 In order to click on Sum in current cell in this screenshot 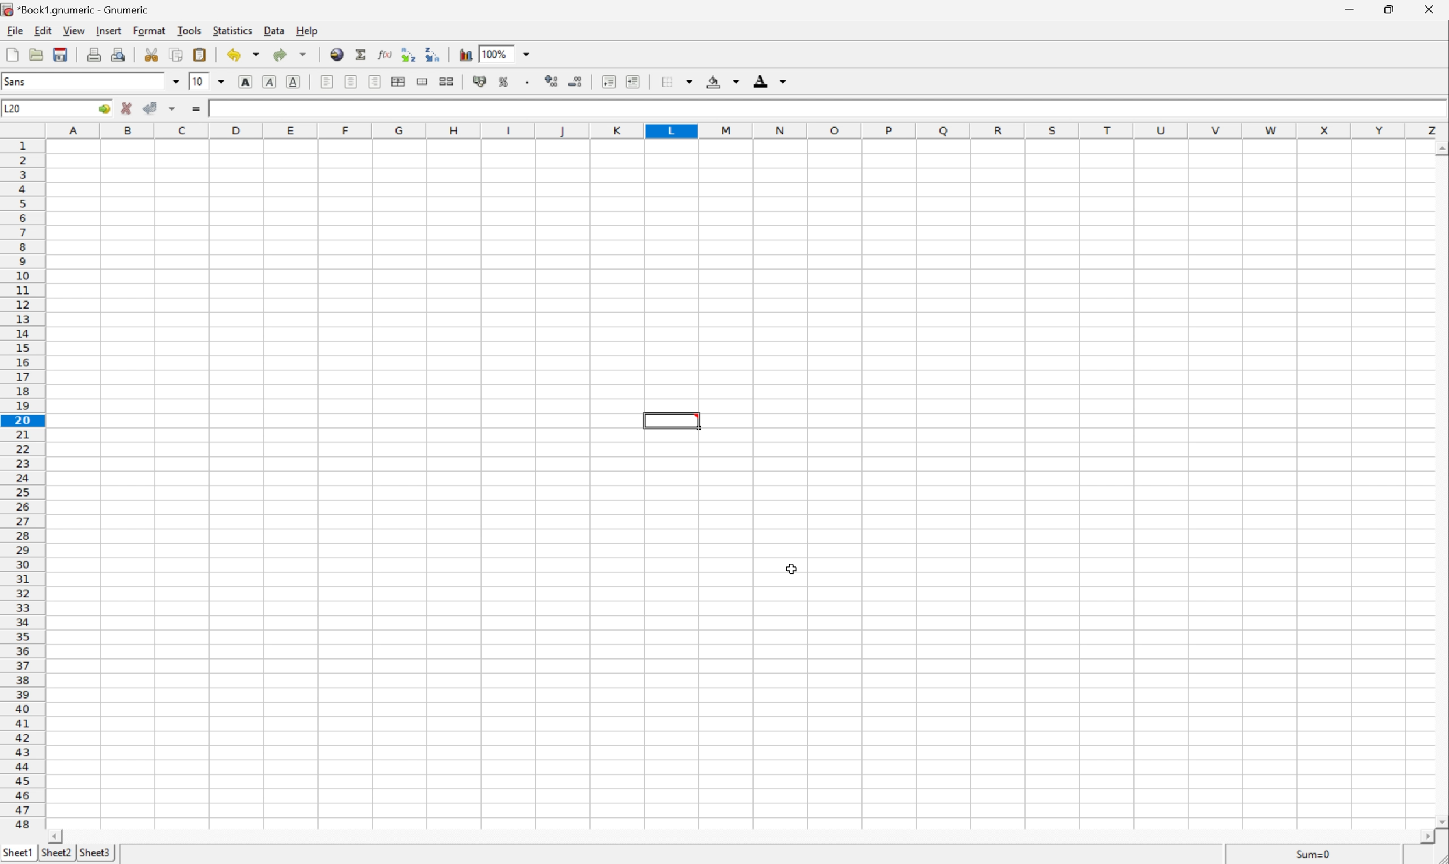, I will do `click(362, 54)`.